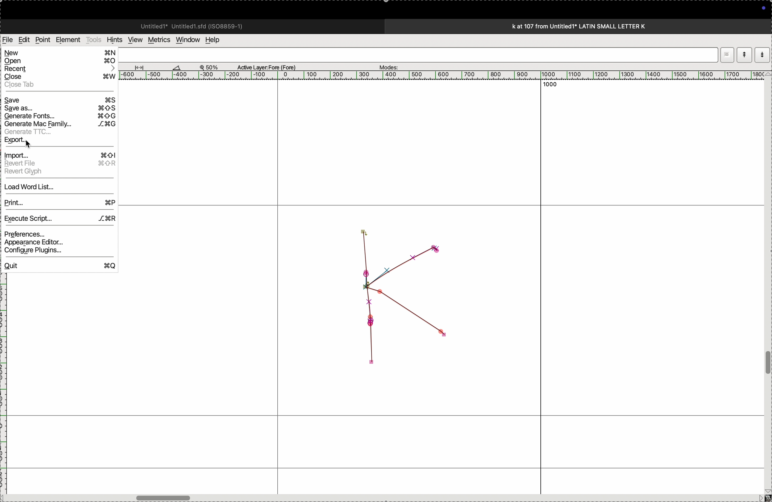 This screenshot has height=502, width=772. I want to click on recent, so click(60, 70).